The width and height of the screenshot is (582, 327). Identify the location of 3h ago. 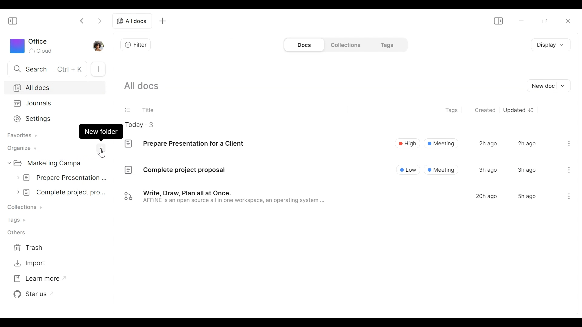
(527, 170).